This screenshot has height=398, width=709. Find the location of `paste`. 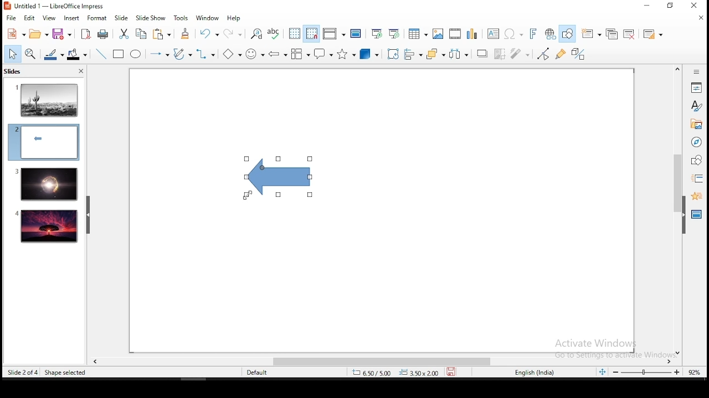

paste is located at coordinates (163, 34).